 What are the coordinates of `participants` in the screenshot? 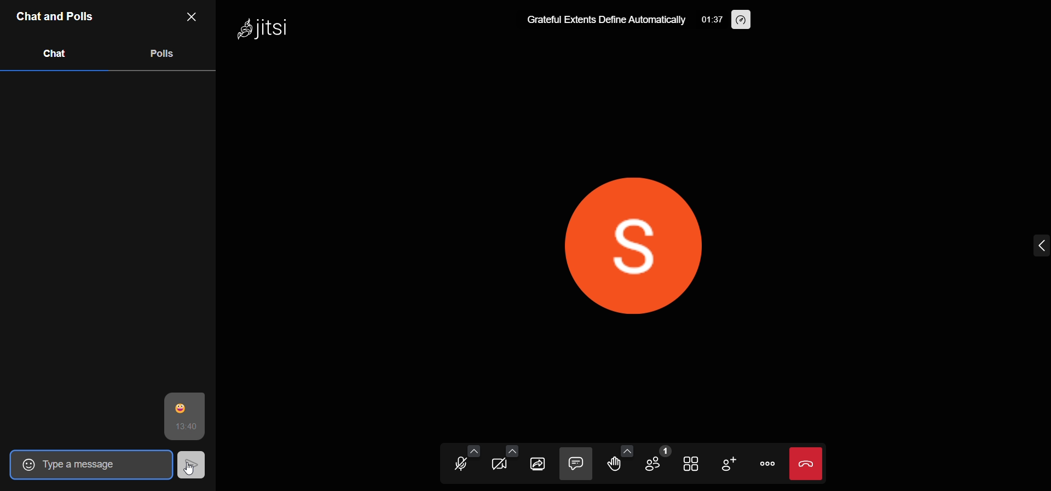 It's located at (657, 461).